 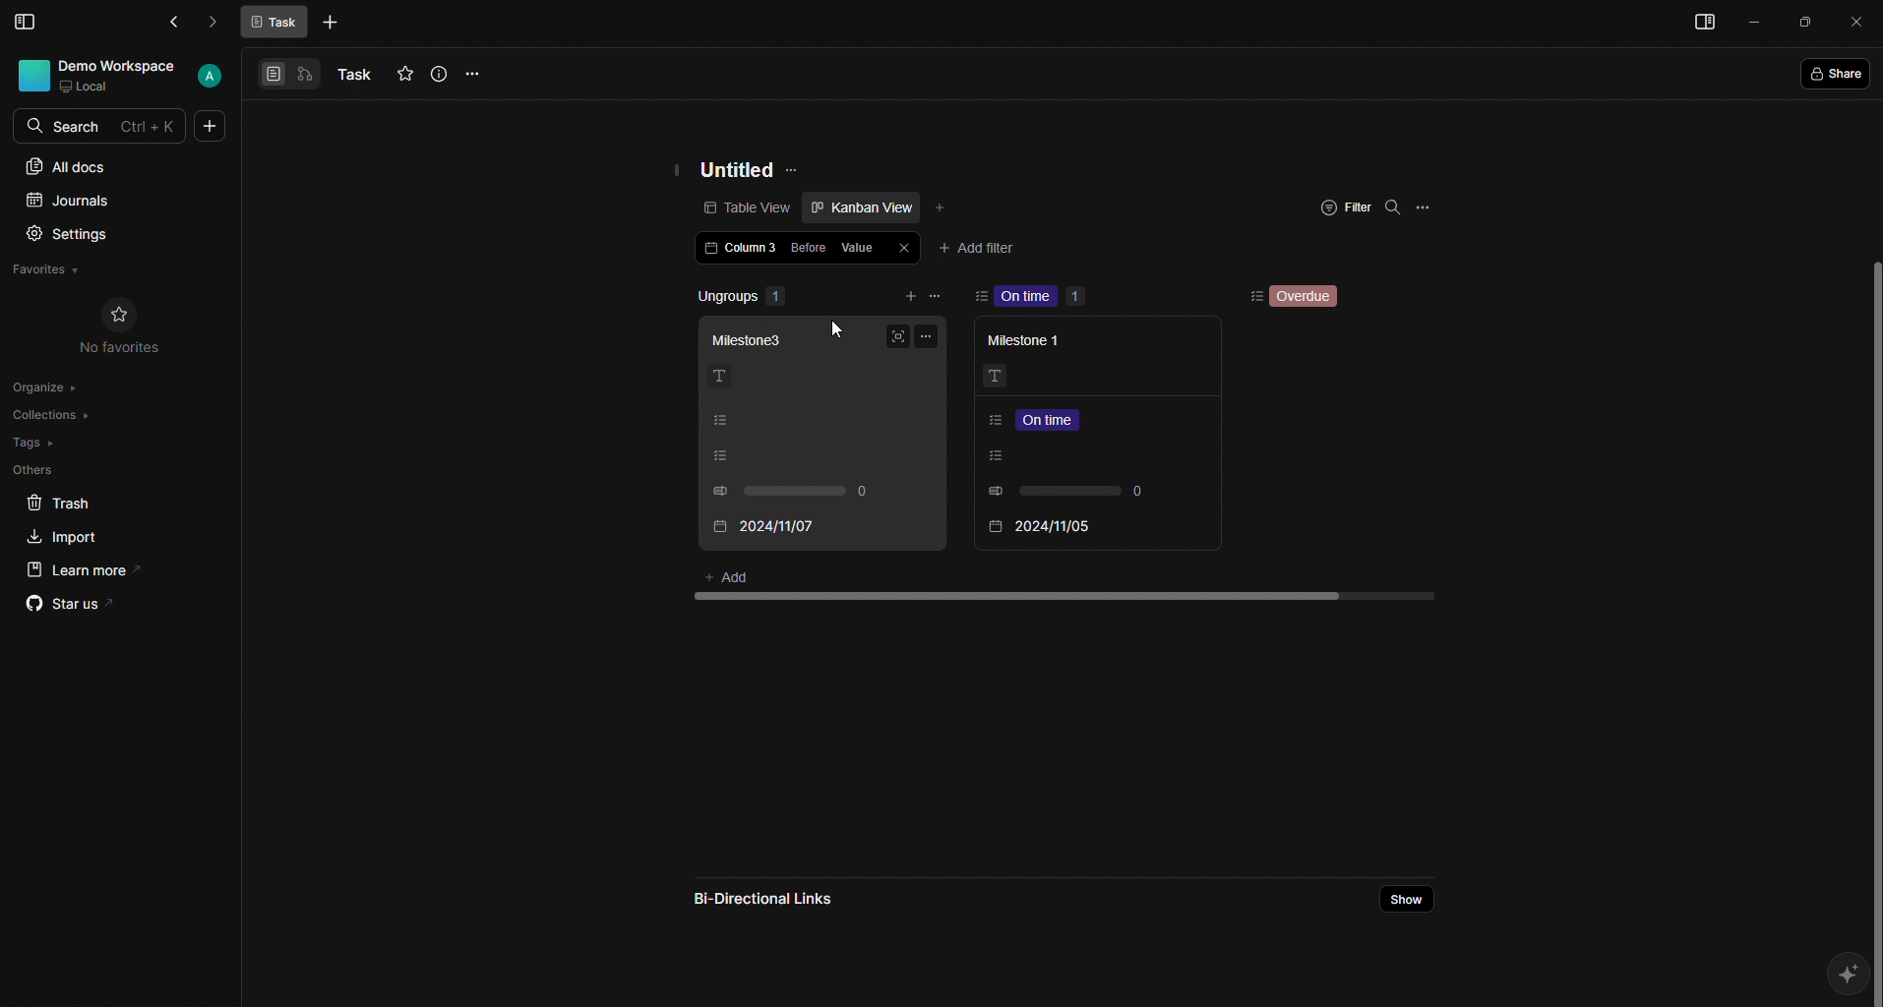 What do you see at coordinates (1394, 209) in the screenshot?
I see `Search` at bounding box center [1394, 209].